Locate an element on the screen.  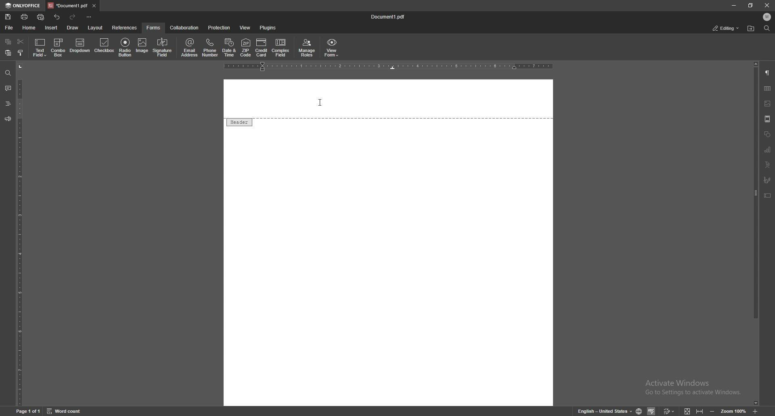
complex field is located at coordinates (281, 48).